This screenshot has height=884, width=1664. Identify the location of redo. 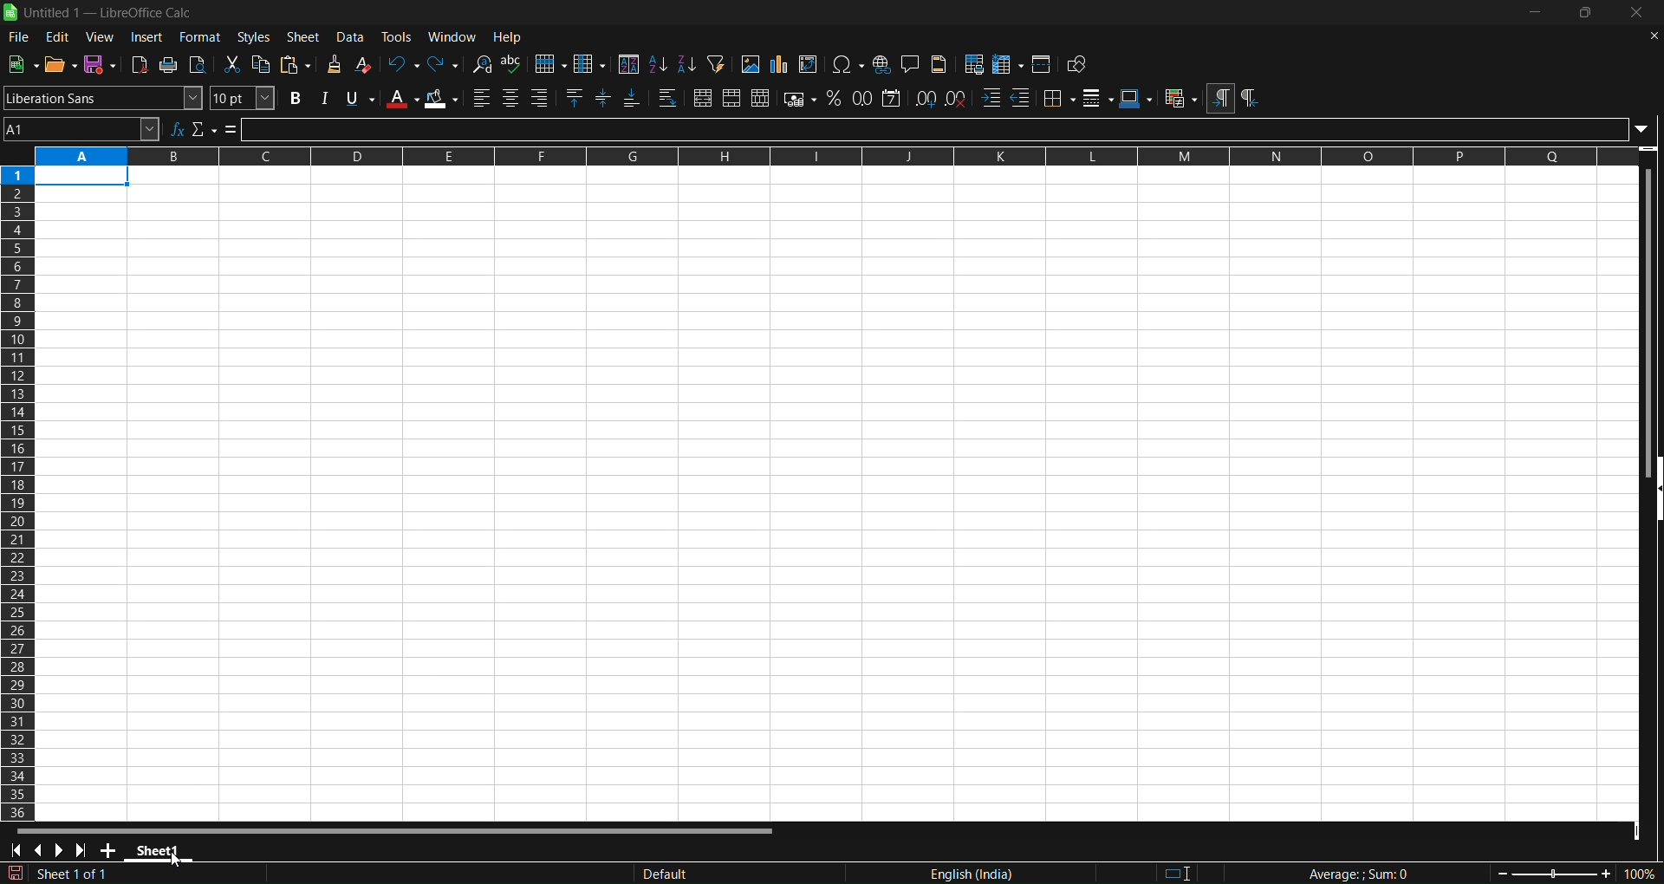
(445, 63).